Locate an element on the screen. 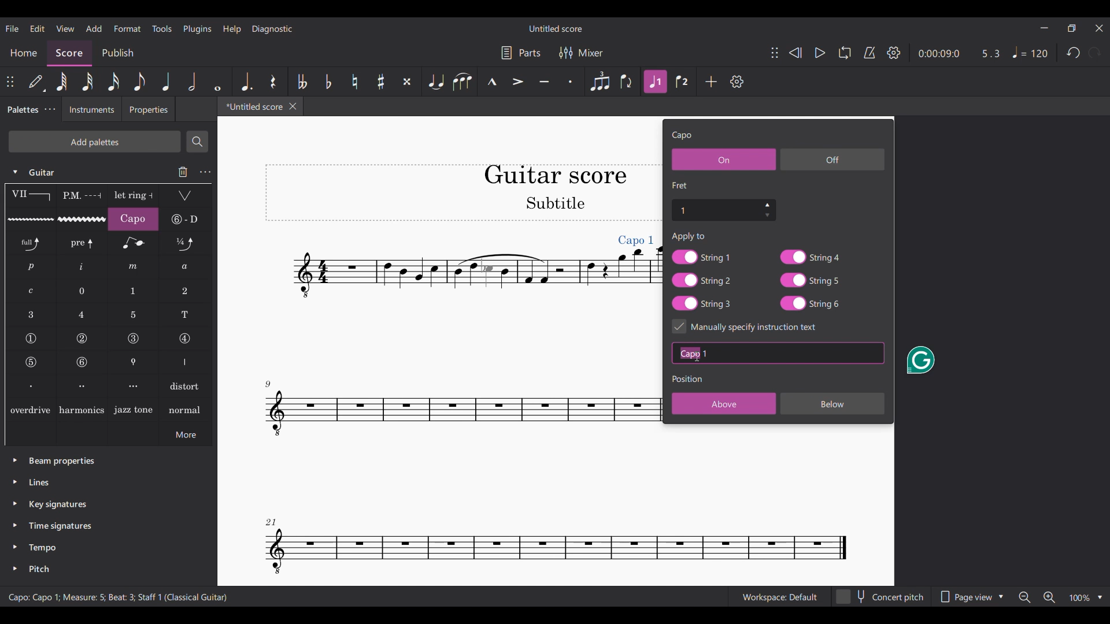  RH guitar fingering i is located at coordinates (82, 268).